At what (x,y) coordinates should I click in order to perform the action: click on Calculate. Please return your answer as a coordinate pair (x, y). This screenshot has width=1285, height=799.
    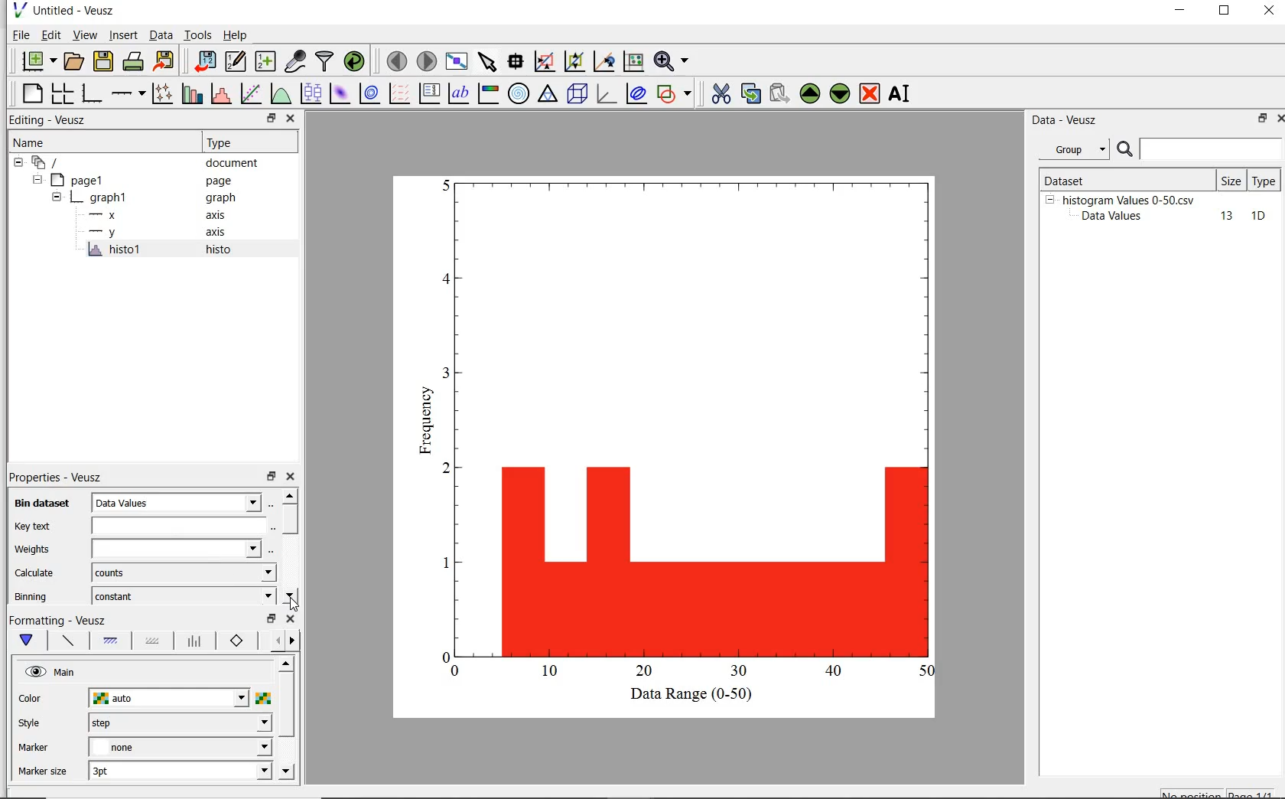
    Looking at the image, I should click on (35, 574).